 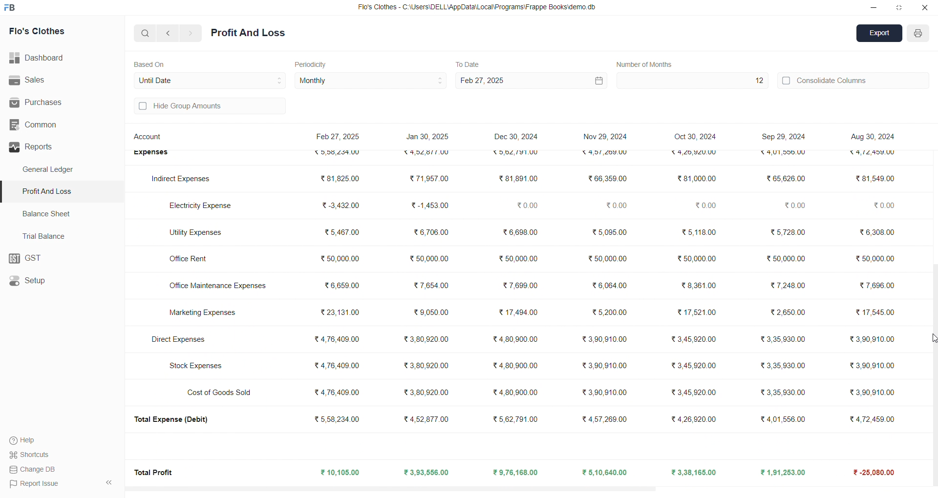 I want to click on ₹4,26,920.00, so click(x=694, y=418).